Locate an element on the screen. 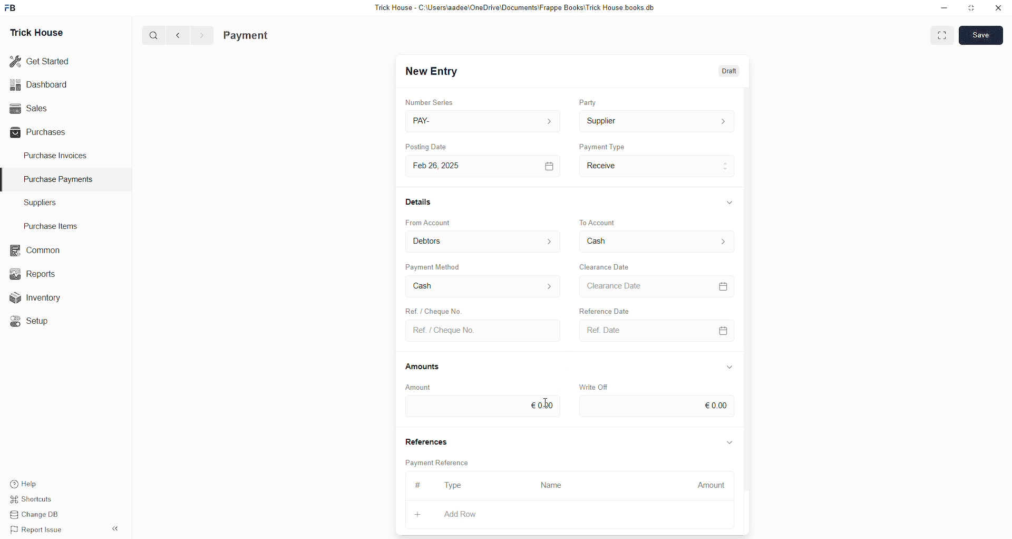 This screenshot has width=1012, height=539. Amount is located at coordinates (424, 387).